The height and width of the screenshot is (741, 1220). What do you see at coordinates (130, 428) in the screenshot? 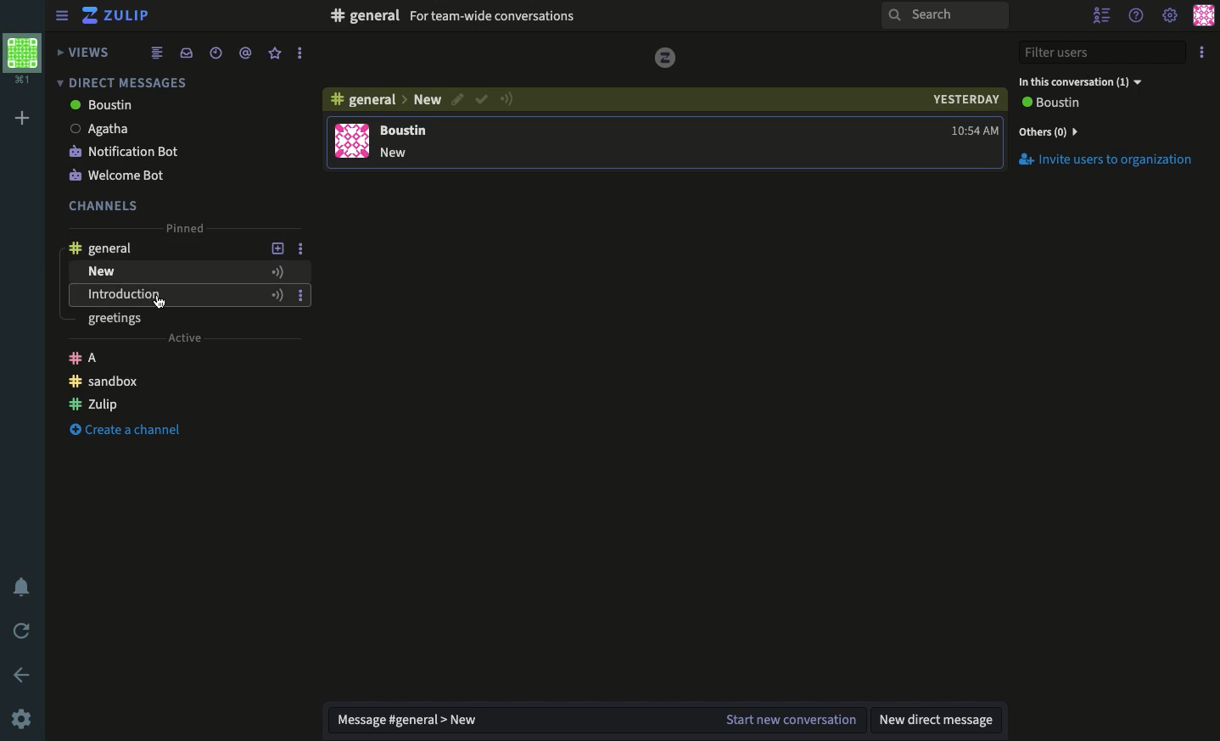
I see `Create a channel` at bounding box center [130, 428].